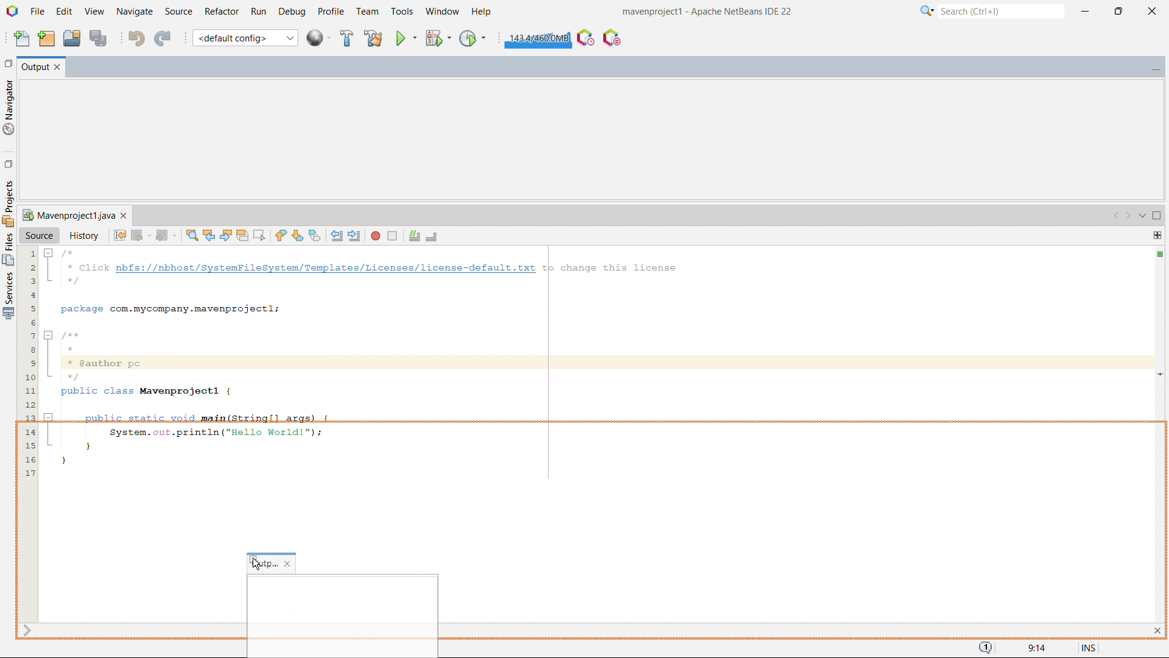  Describe the element at coordinates (166, 235) in the screenshot. I see `forward ` at that location.